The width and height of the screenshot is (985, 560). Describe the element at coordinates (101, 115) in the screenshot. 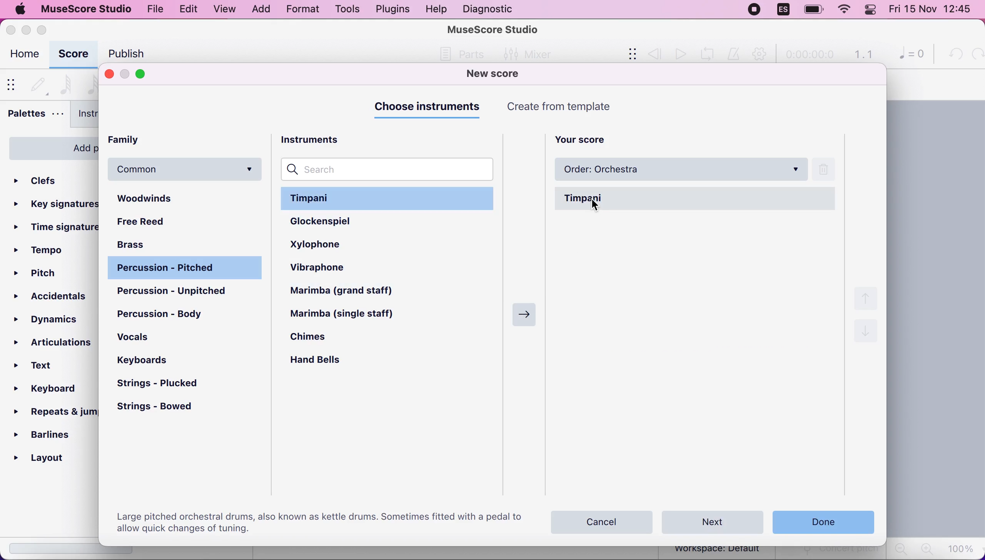

I see `instruments` at that location.